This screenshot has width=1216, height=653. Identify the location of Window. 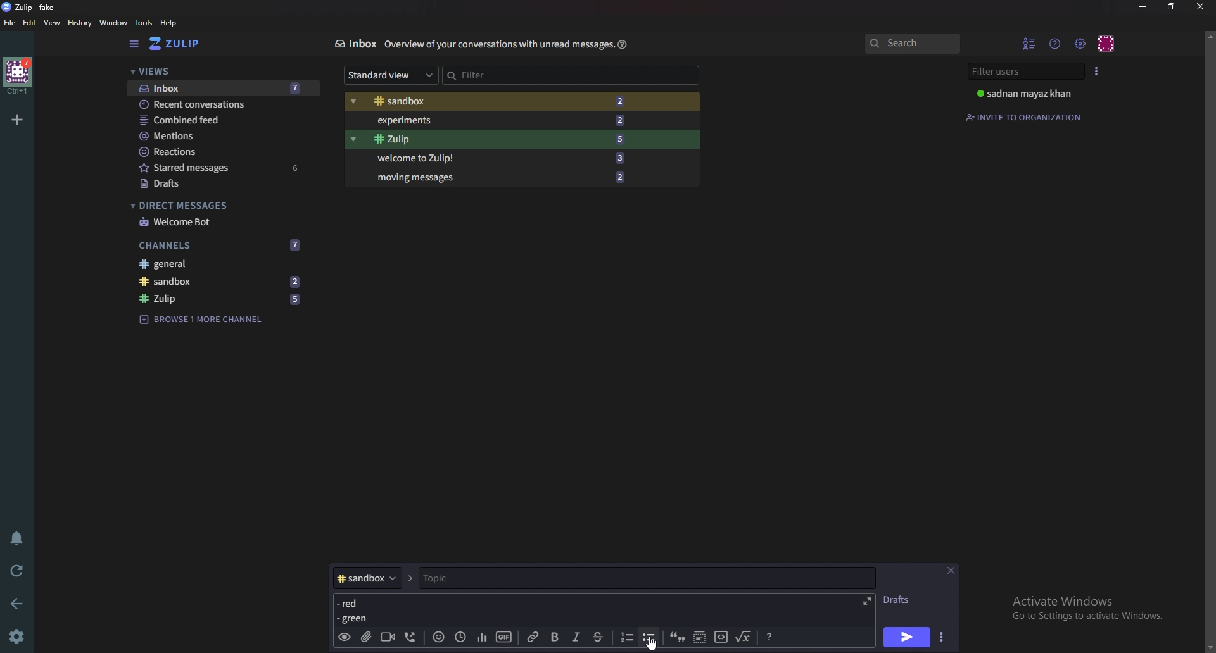
(115, 23).